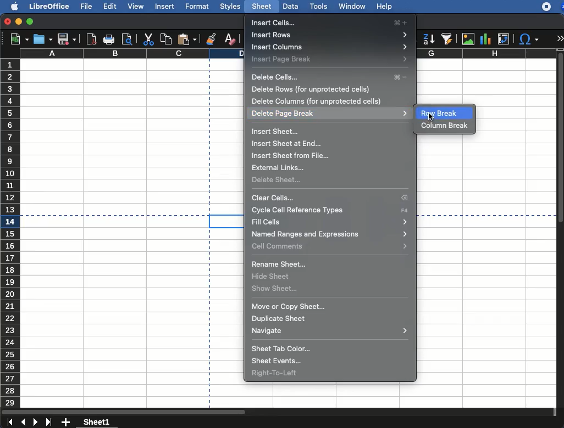 The height and width of the screenshot is (428, 564). Describe the element at coordinates (133, 54) in the screenshot. I see `column` at that location.